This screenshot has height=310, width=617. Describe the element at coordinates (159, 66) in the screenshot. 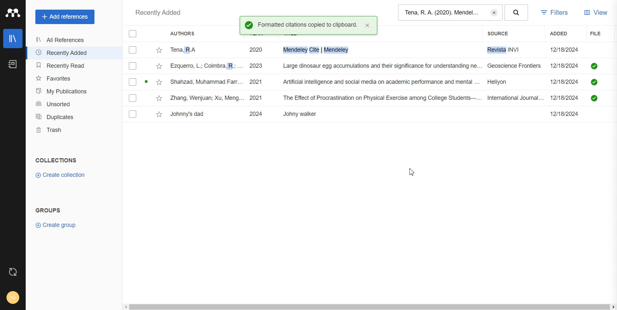

I see `Star` at that location.